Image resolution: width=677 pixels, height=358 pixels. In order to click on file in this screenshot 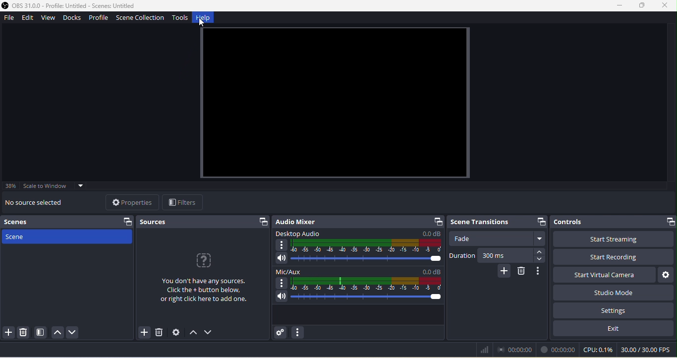, I will do `click(10, 18)`.